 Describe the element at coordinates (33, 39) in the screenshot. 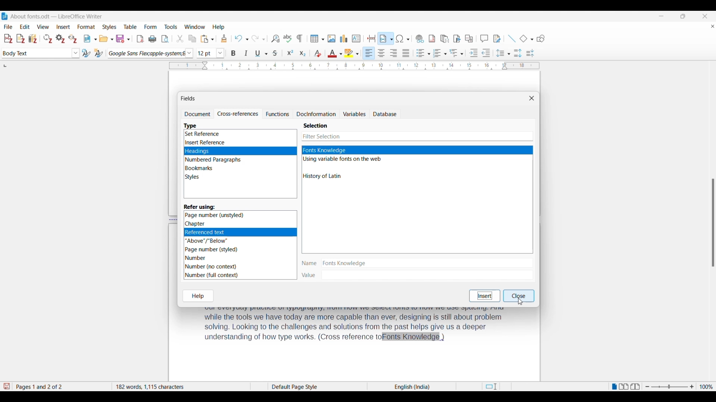

I see `Add/Edit bibliography` at that location.